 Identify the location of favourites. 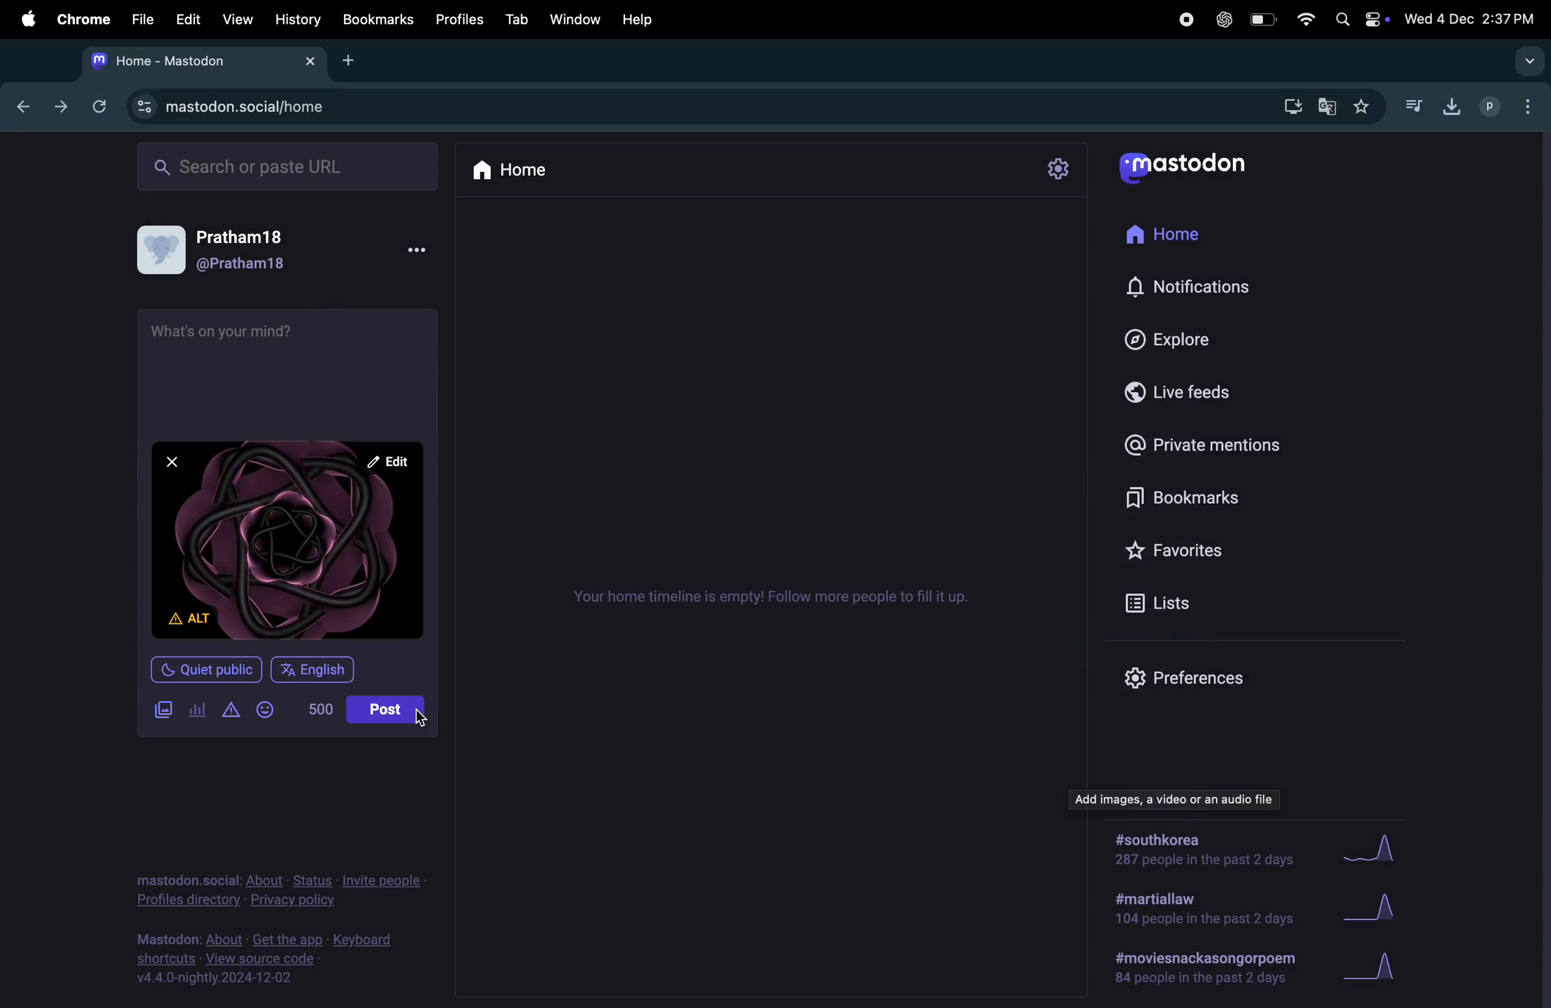
(1360, 109).